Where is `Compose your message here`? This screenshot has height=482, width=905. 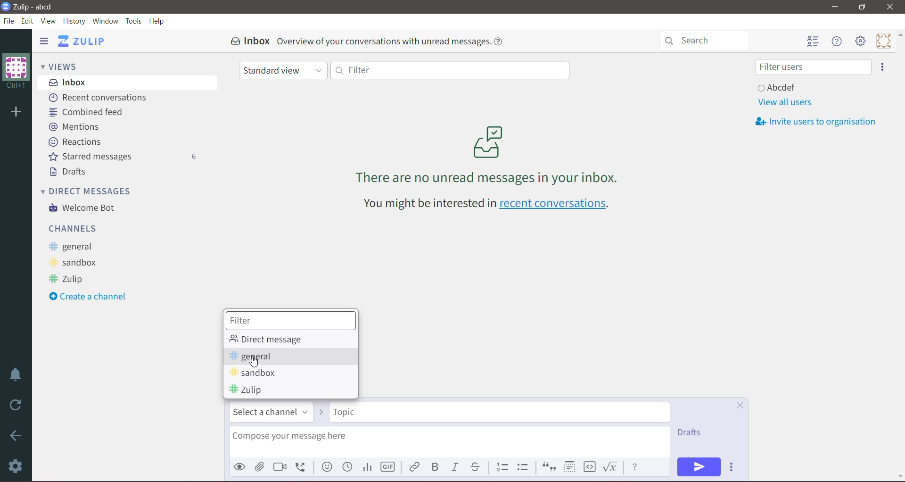
Compose your message here is located at coordinates (451, 441).